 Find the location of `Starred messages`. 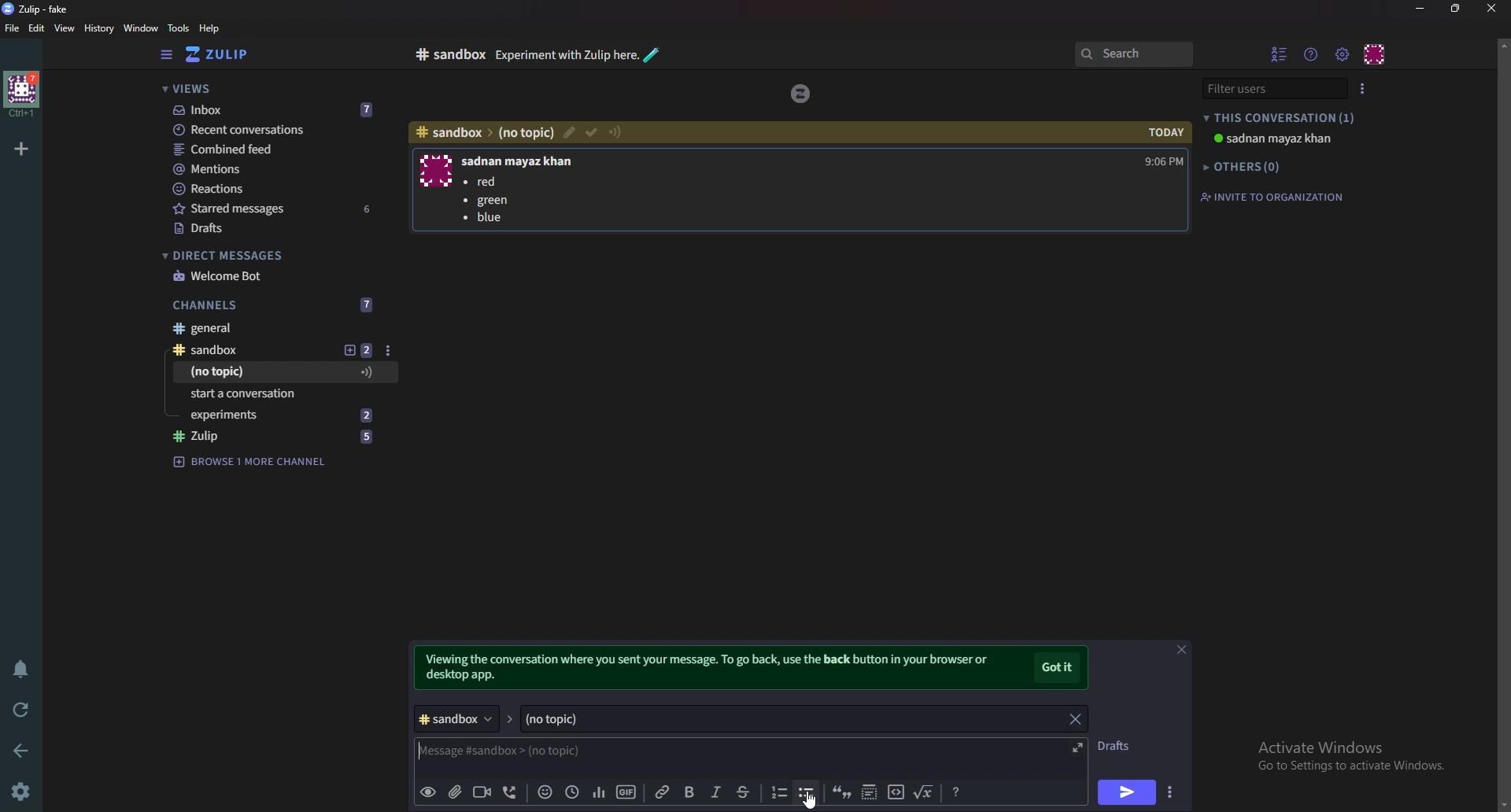

Starred messages is located at coordinates (278, 208).